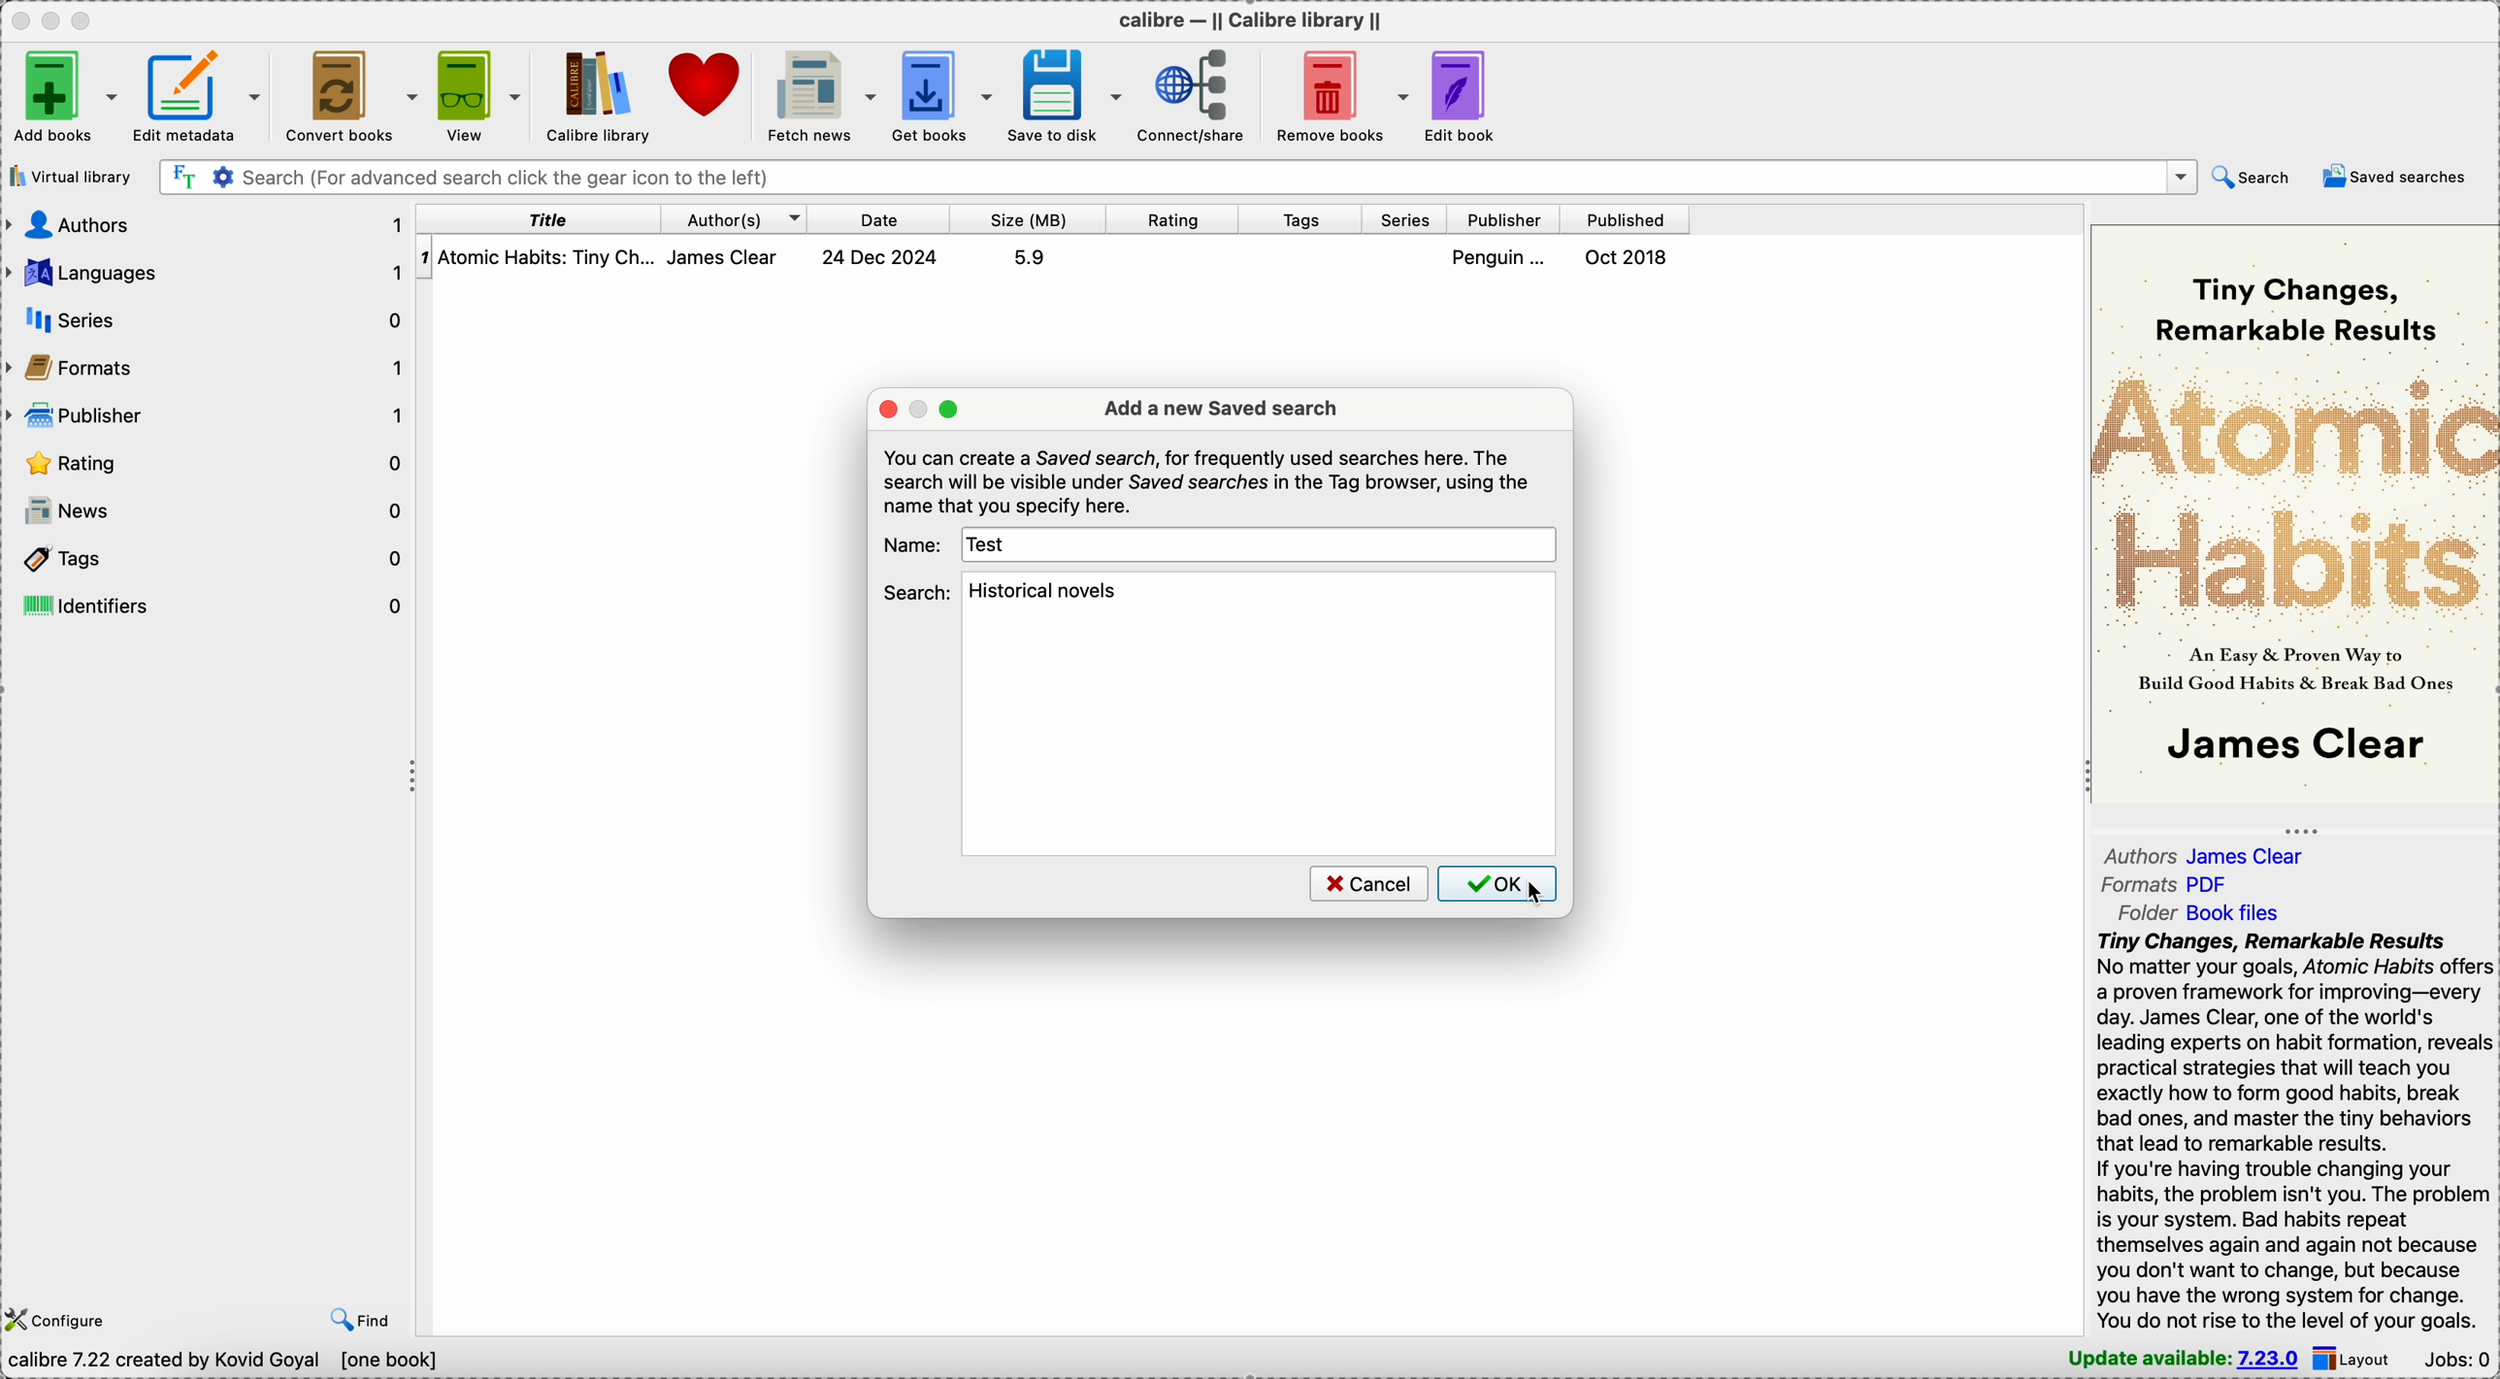 The height and width of the screenshot is (1379, 2500). Describe the element at coordinates (1628, 257) in the screenshot. I see `Oct 2018` at that location.